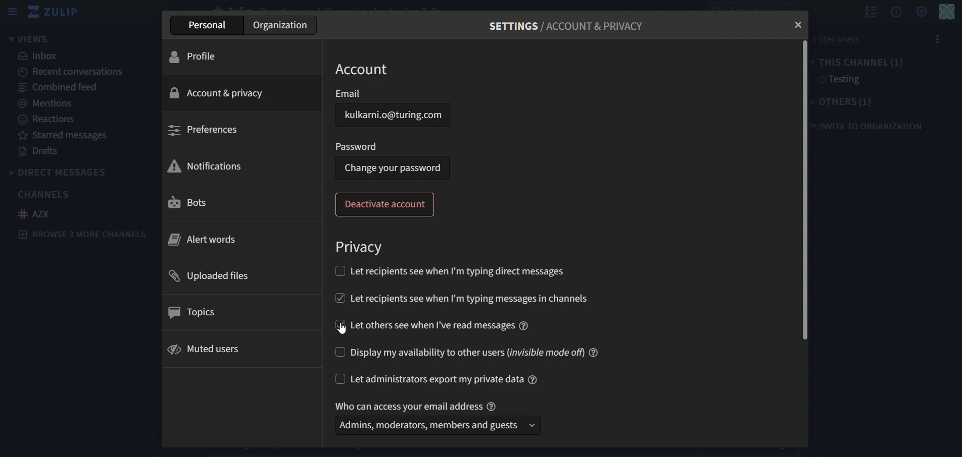 The width and height of the screenshot is (962, 457). What do you see at coordinates (364, 70) in the screenshot?
I see `account` at bounding box center [364, 70].